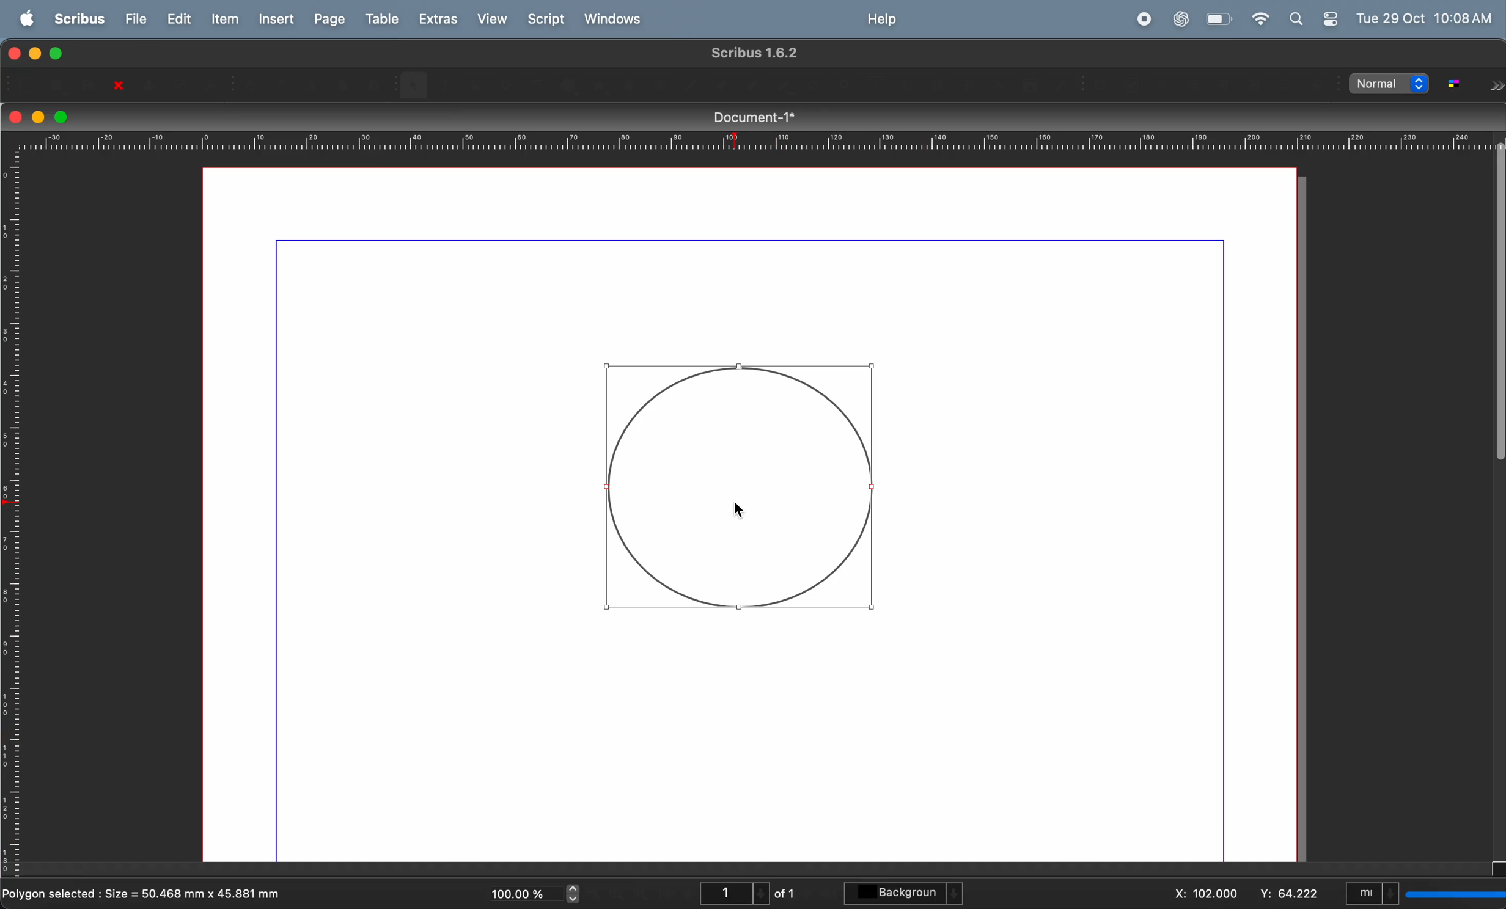  Describe the element at coordinates (1460, 84) in the screenshot. I see `toggle color management` at that location.